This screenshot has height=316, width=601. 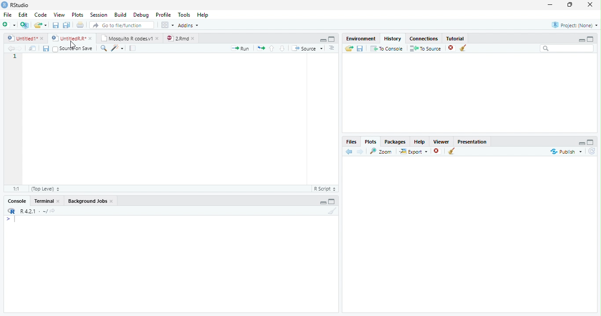 I want to click on Next Source Location, so click(x=20, y=48).